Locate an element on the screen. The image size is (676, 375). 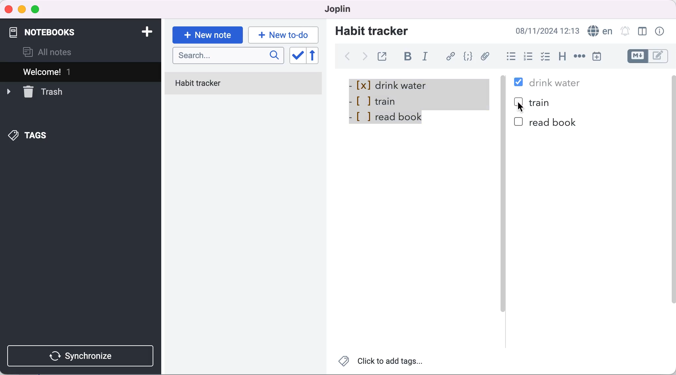
cursor is located at coordinates (519, 109).